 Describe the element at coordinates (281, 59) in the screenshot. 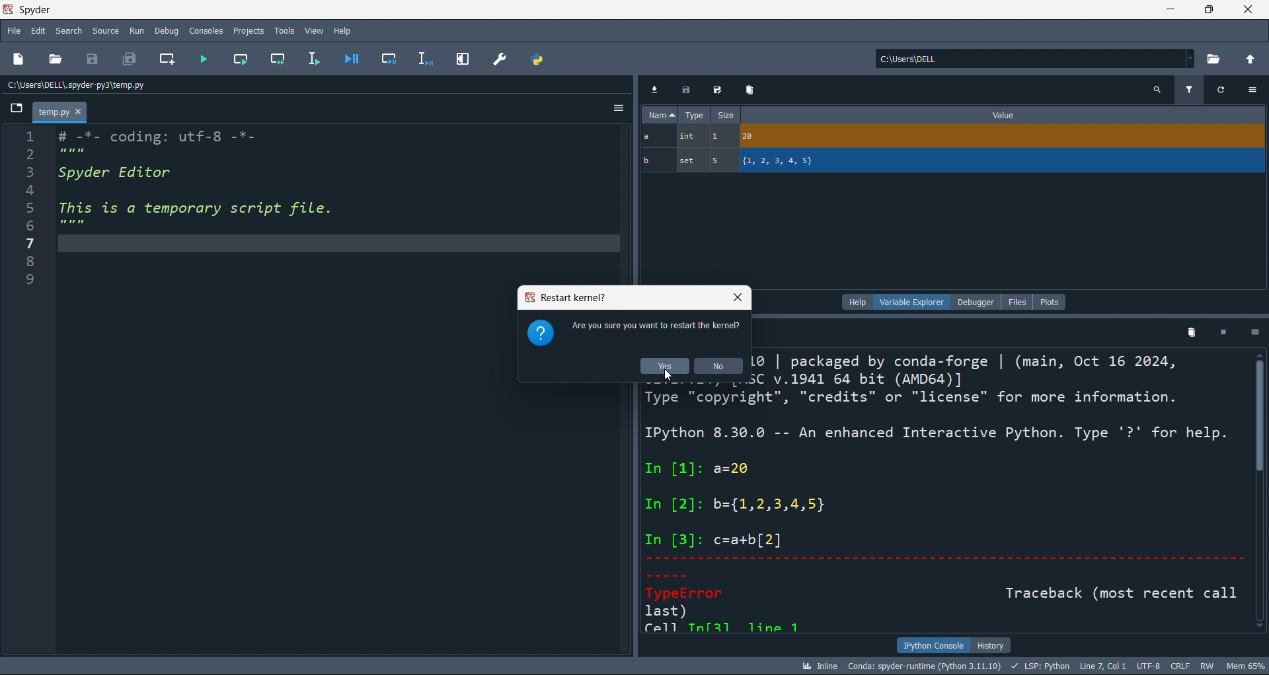

I see `run cell and move` at that location.